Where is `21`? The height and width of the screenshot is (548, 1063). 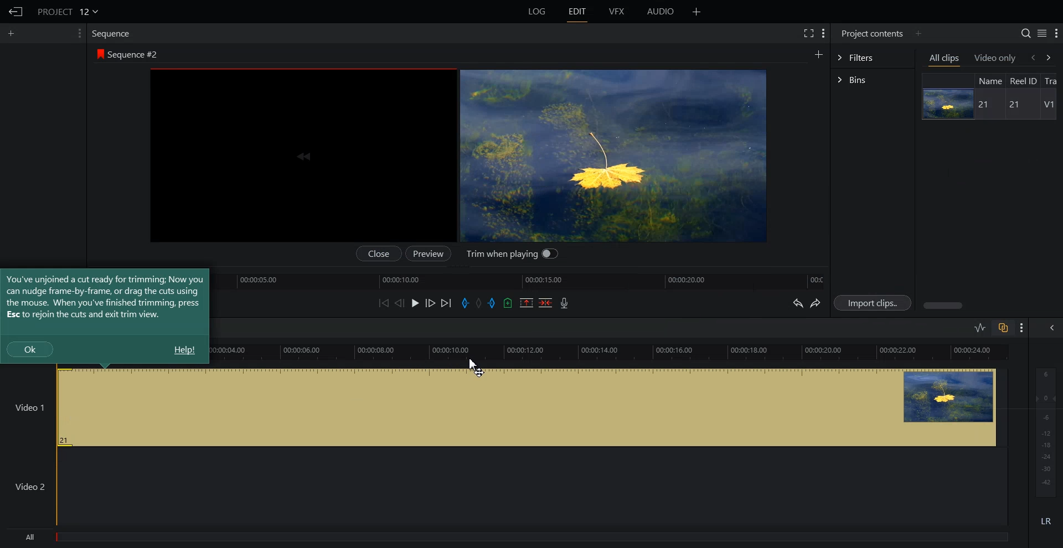 21 is located at coordinates (985, 105).